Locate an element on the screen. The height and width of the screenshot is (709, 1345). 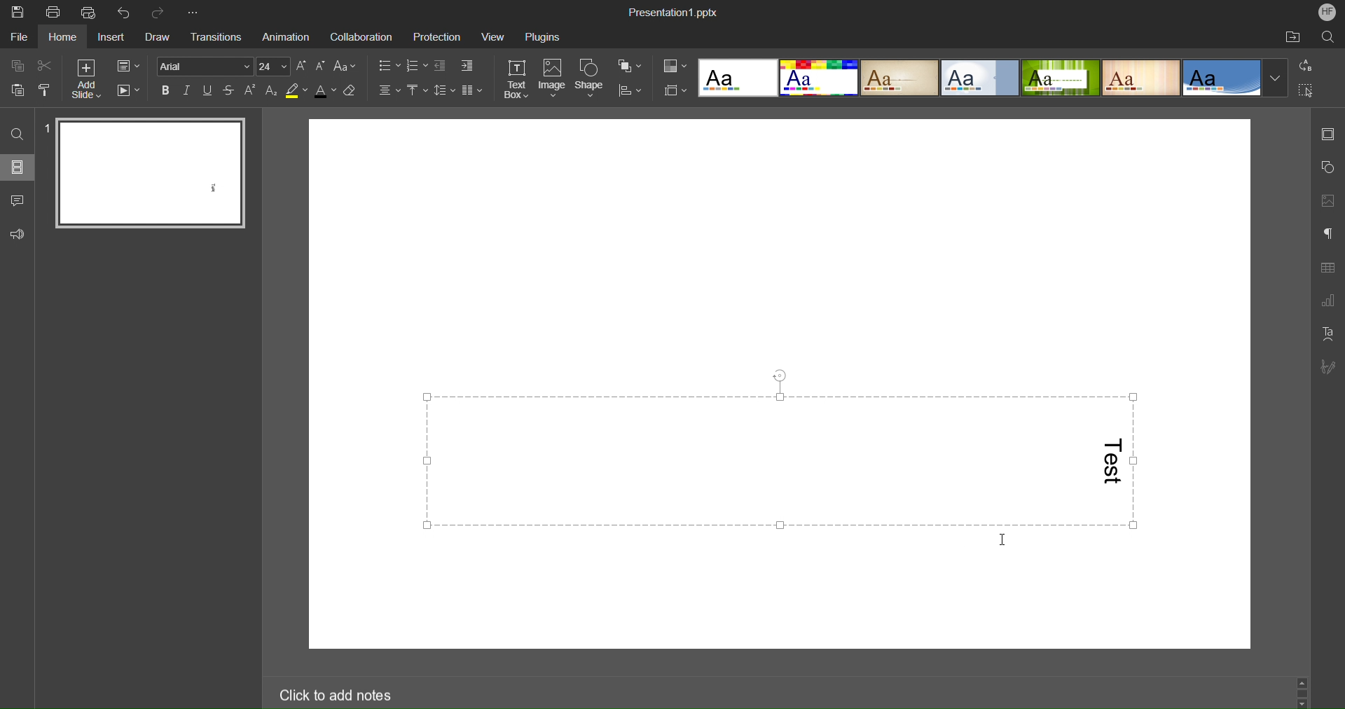
Paragraph Settings is located at coordinates (1327, 235).